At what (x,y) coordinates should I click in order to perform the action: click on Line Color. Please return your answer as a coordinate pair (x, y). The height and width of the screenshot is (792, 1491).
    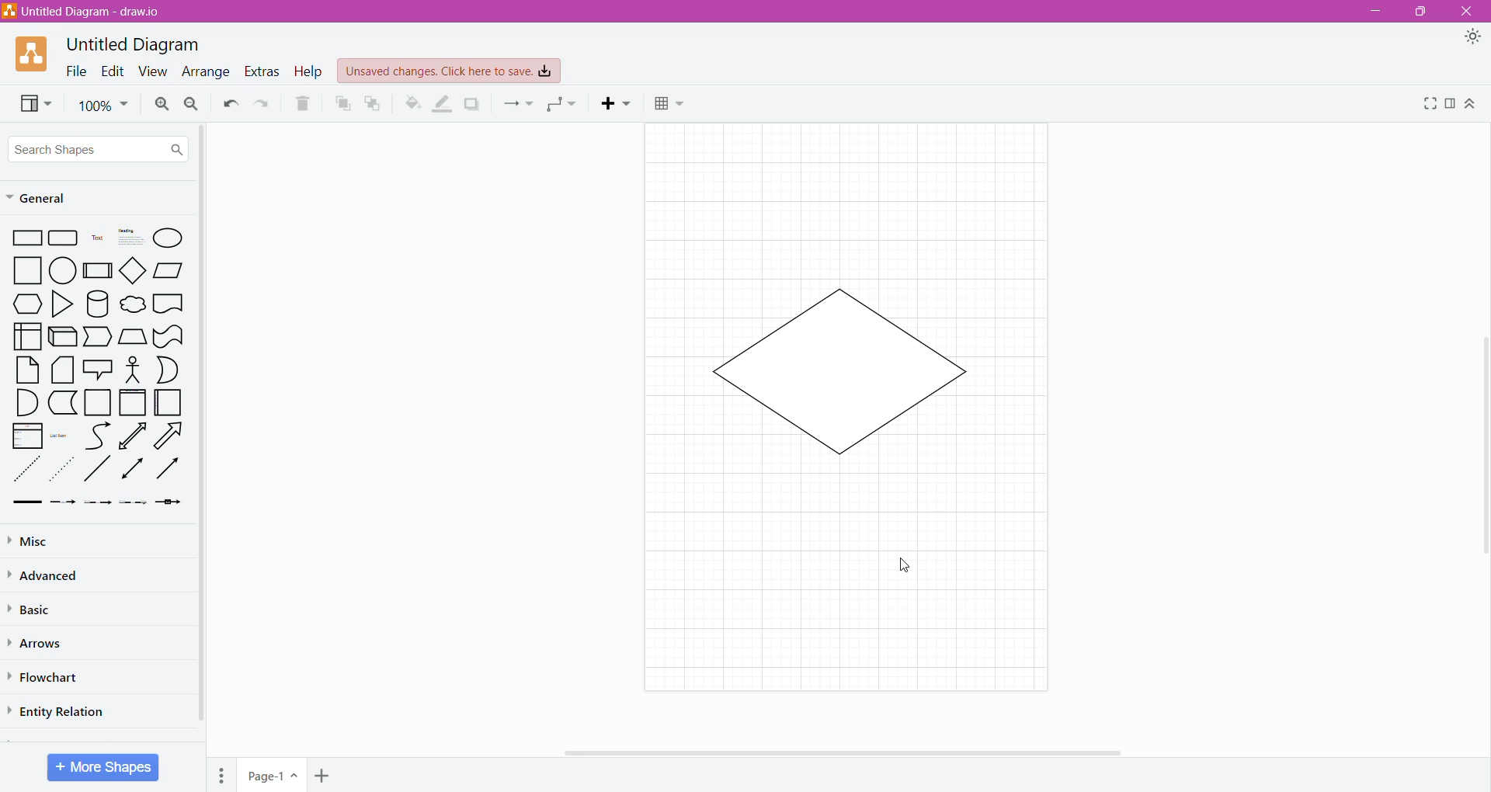
    Looking at the image, I should click on (442, 104).